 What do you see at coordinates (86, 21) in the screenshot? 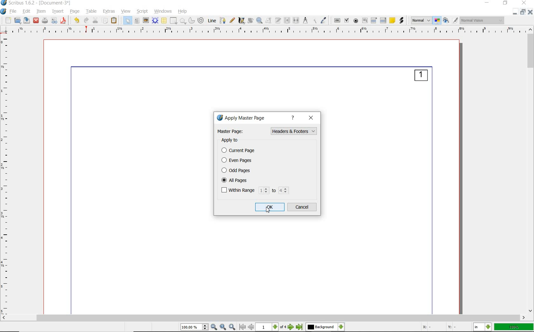
I see `redo` at bounding box center [86, 21].